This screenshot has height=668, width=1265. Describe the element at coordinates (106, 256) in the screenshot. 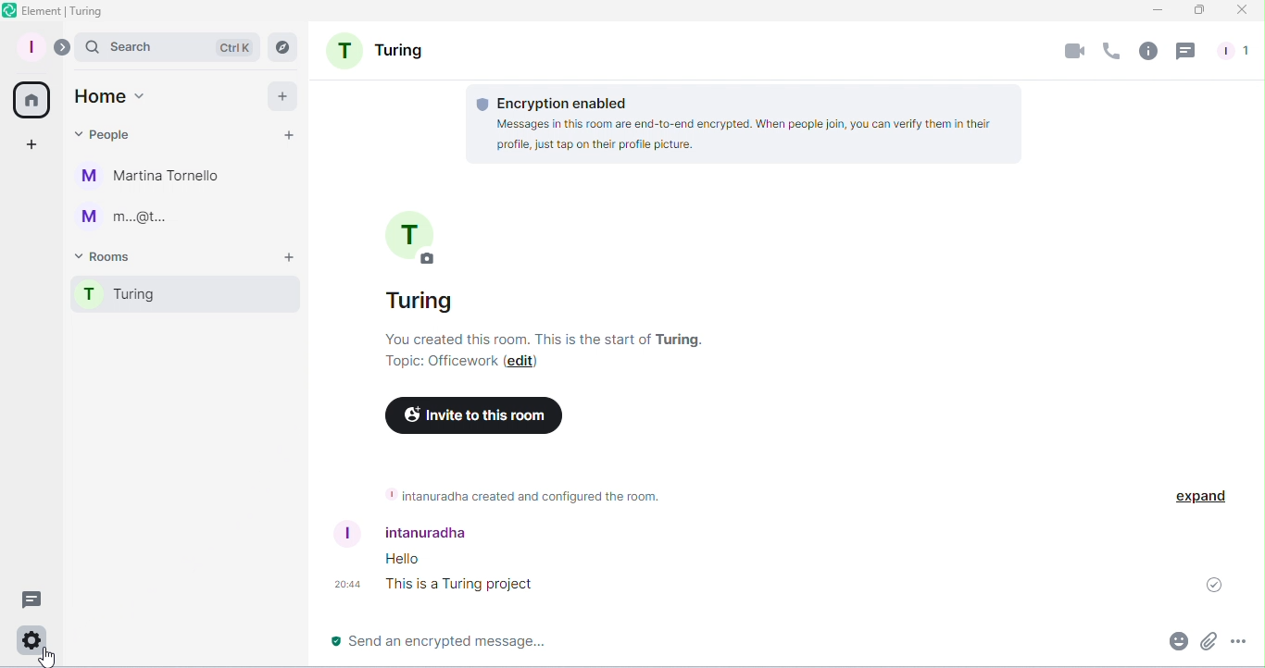

I see `Rooms` at that location.